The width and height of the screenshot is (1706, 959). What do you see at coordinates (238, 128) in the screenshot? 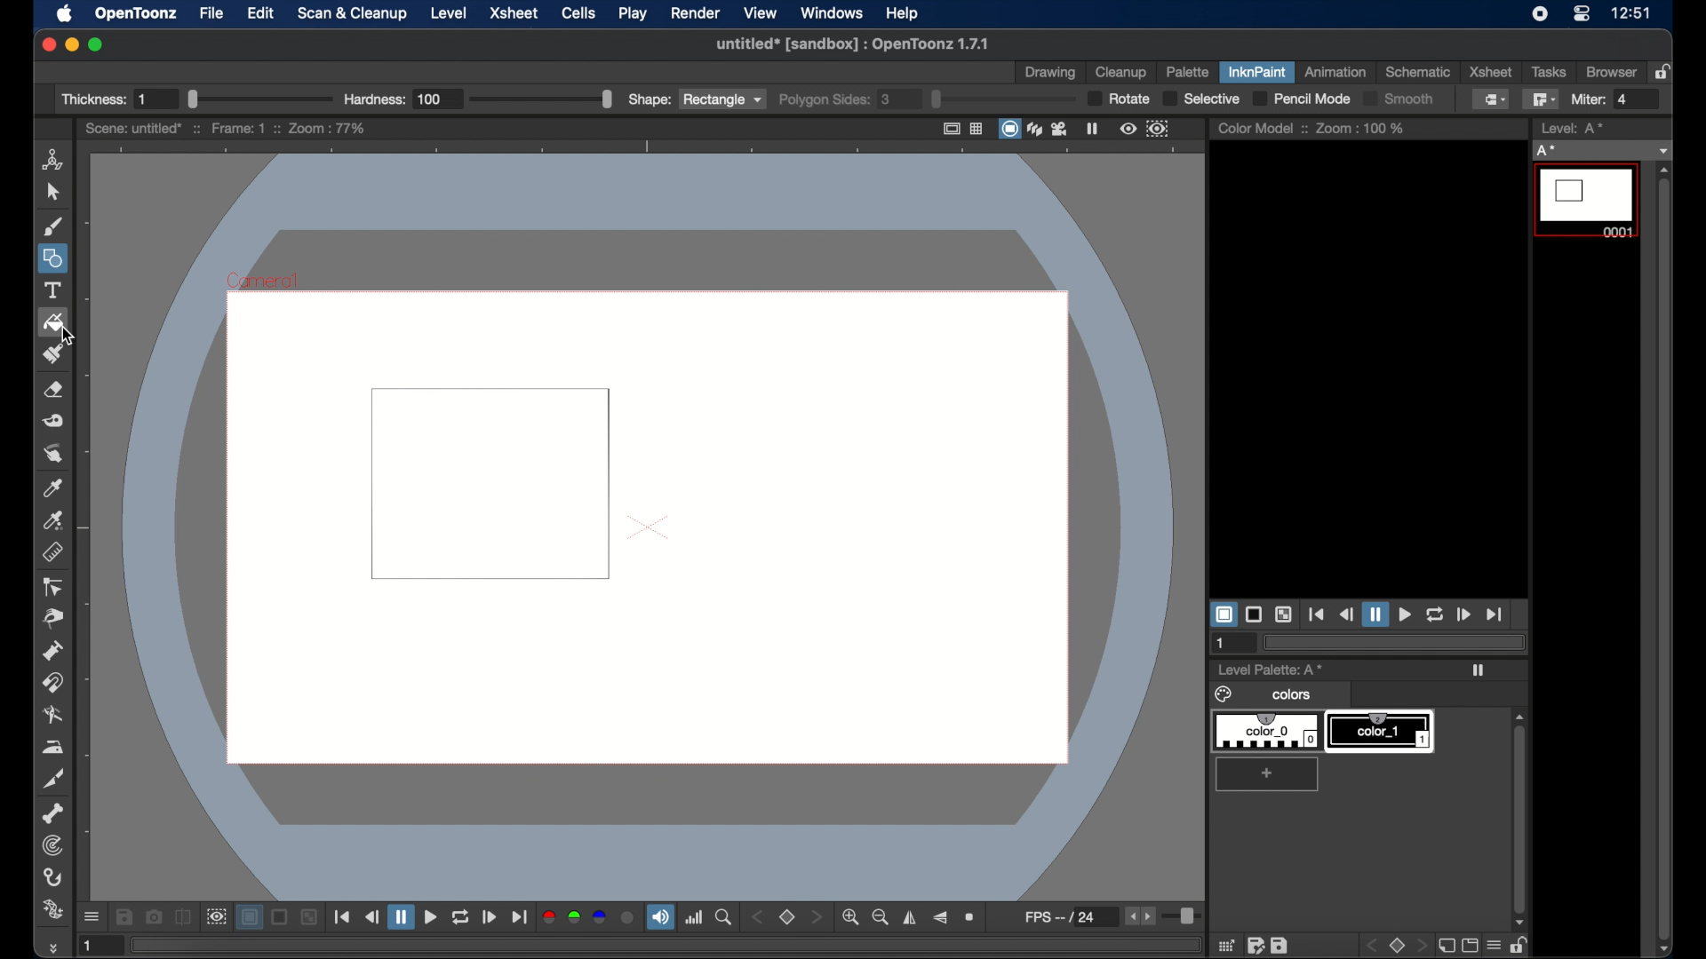
I see `frame: 1` at bounding box center [238, 128].